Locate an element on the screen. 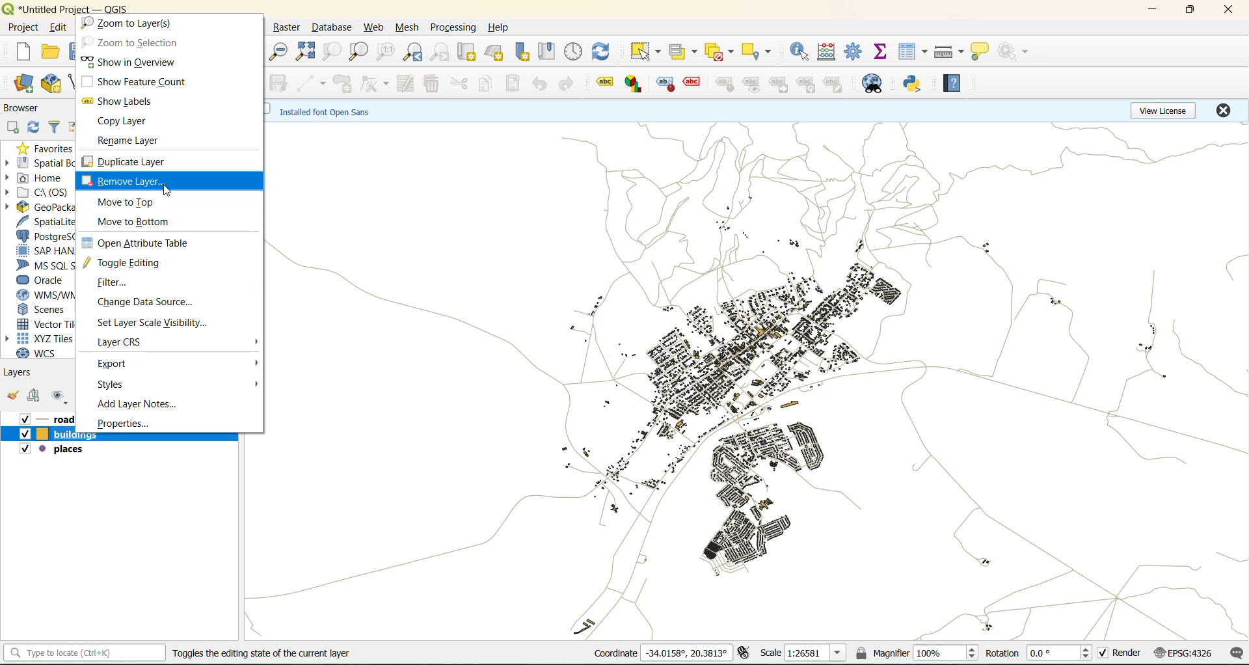 The width and height of the screenshot is (1249, 665). open is located at coordinates (49, 51).